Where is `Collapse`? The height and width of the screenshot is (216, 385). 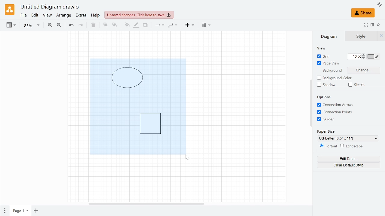
Collapse is located at coordinates (379, 25).